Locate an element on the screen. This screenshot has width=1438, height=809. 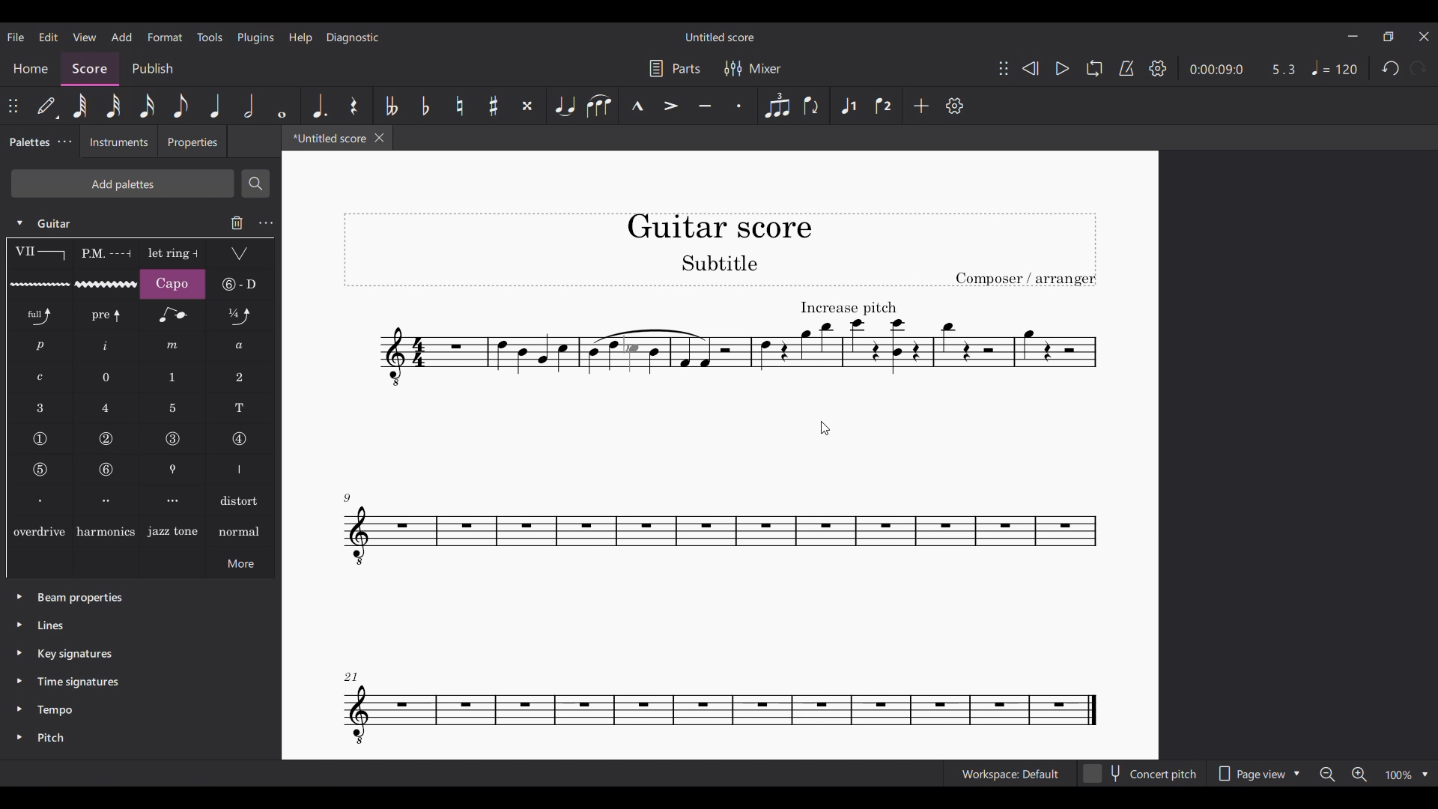
Loop playback is located at coordinates (1094, 68).